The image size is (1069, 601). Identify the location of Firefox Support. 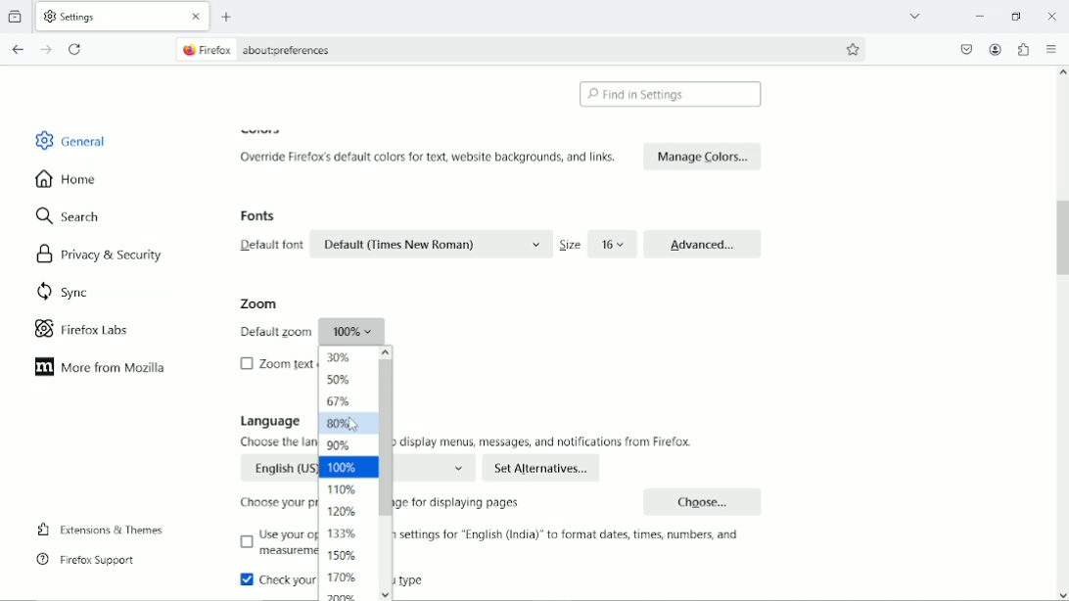
(89, 560).